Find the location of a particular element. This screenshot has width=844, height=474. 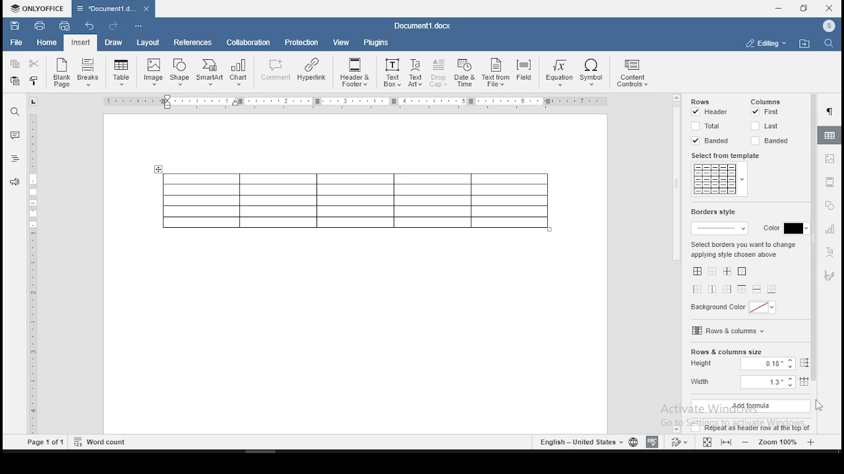

fit to window is located at coordinates (706, 442).